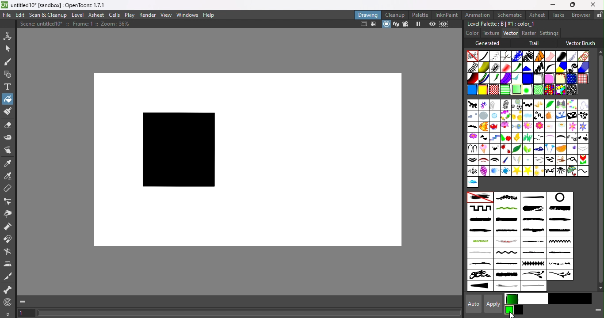  Describe the element at coordinates (483, 160) in the screenshot. I see `Pare2` at that location.